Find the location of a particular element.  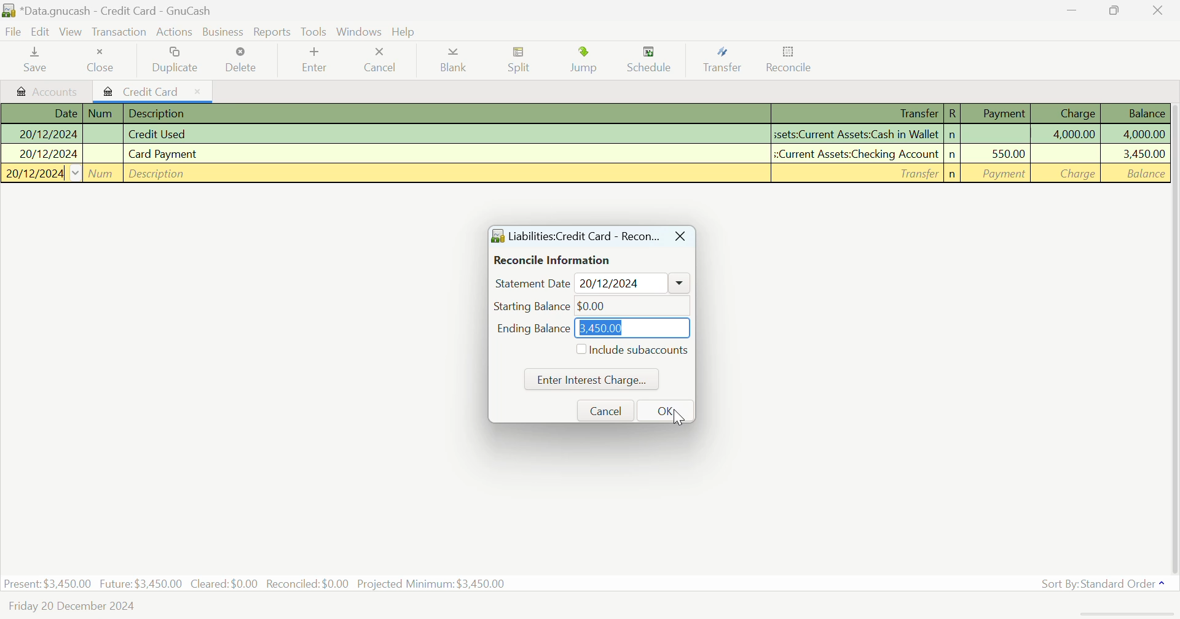

Starting Balance: $0.00 is located at coordinates (590, 307).